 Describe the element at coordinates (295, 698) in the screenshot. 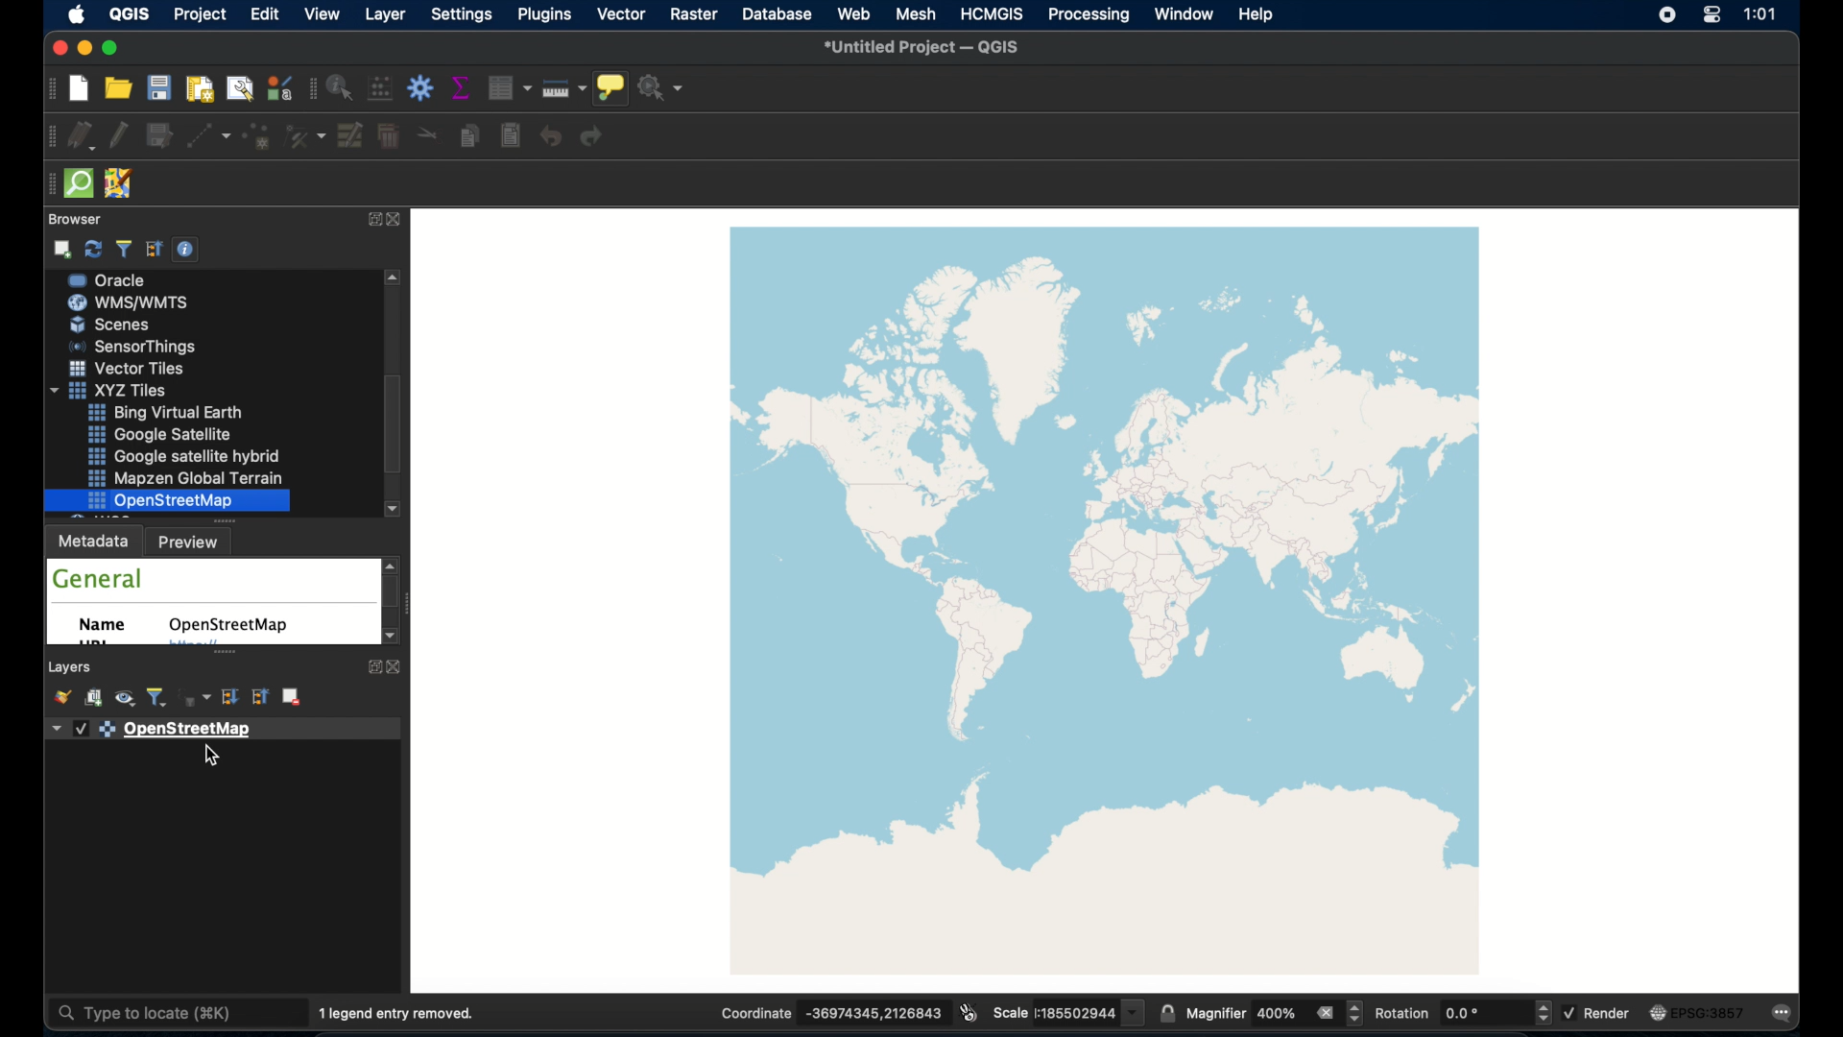

I see `remove layer group` at that location.